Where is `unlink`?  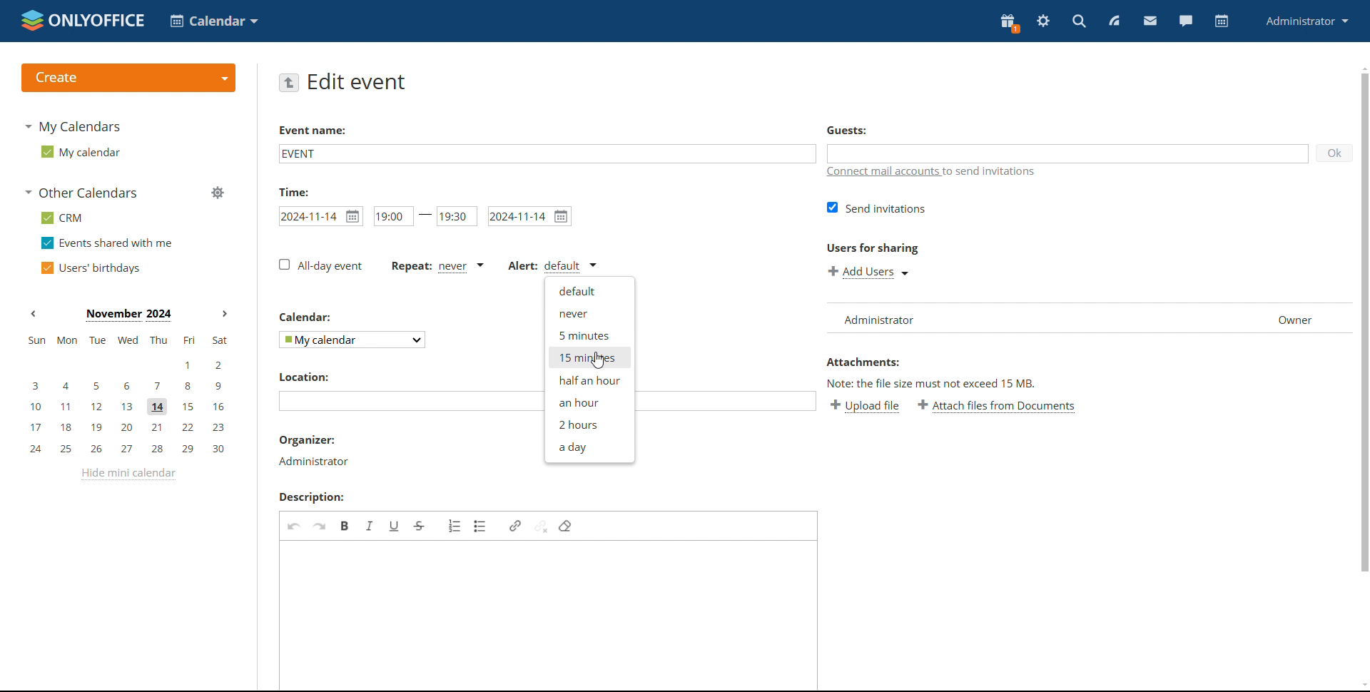
unlink is located at coordinates (540, 526).